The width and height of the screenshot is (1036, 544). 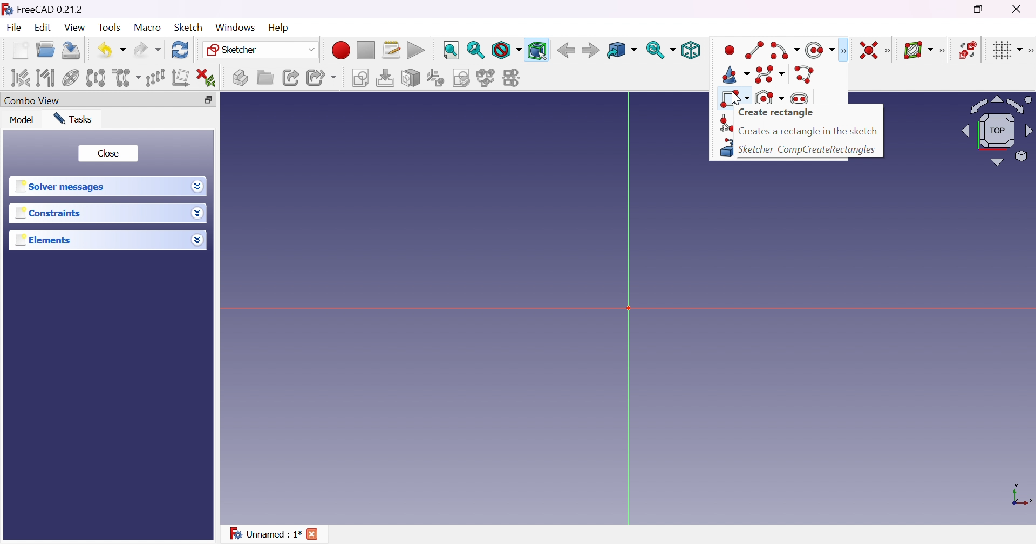 I want to click on Create arc, so click(x=780, y=50).